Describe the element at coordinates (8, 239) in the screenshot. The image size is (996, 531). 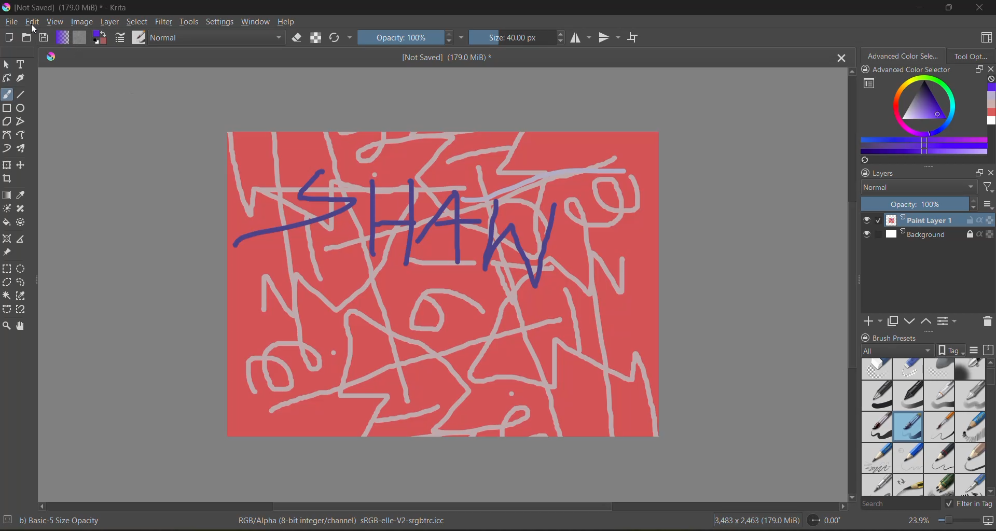
I see `Assistant tool` at that location.